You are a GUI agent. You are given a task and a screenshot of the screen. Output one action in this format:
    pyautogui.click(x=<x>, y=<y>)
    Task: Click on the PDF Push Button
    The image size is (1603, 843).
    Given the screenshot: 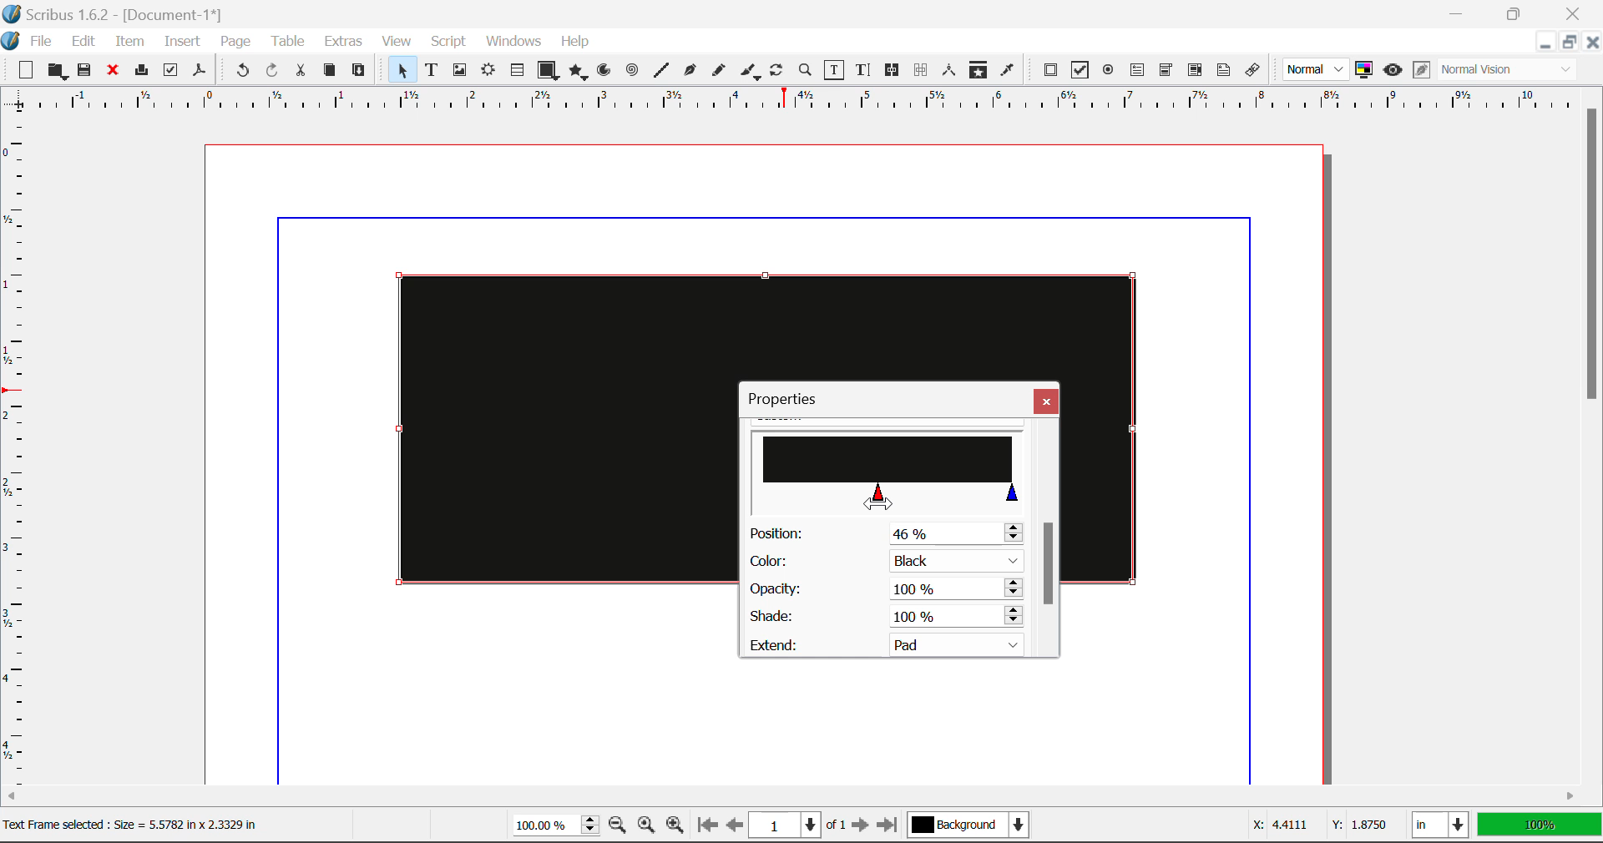 What is the action you would take?
    pyautogui.click(x=1050, y=69)
    